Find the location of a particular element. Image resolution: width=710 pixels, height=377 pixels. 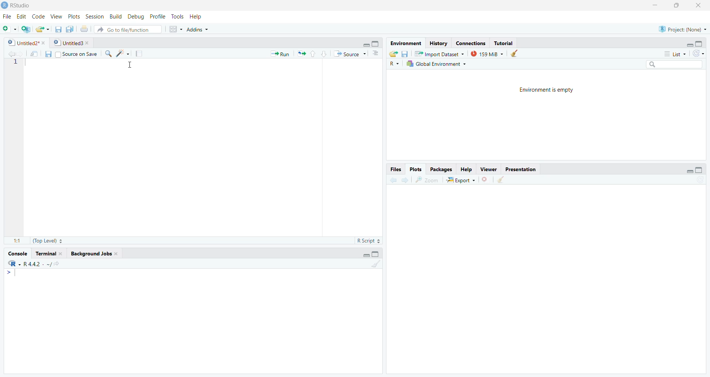

Export  is located at coordinates (461, 180).